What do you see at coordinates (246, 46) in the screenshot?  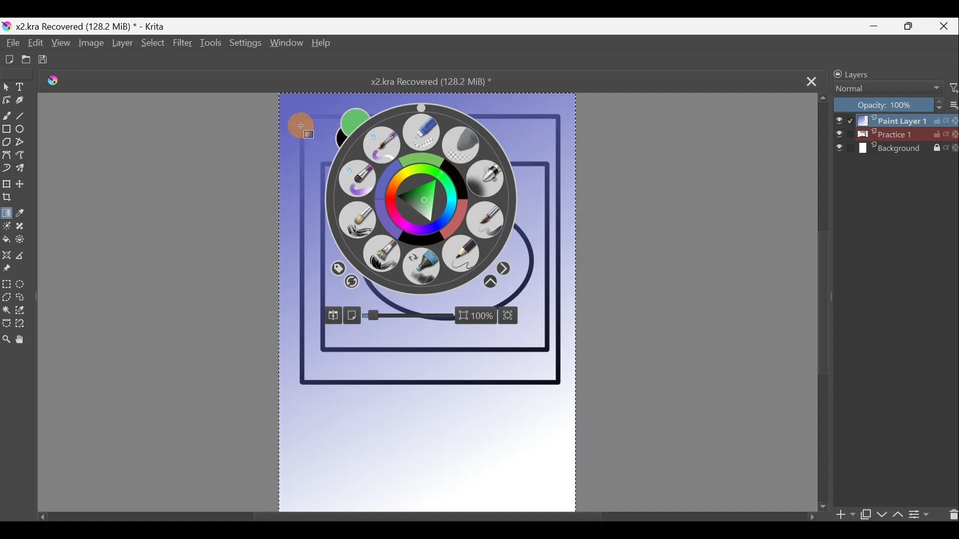 I see `Settings` at bounding box center [246, 46].